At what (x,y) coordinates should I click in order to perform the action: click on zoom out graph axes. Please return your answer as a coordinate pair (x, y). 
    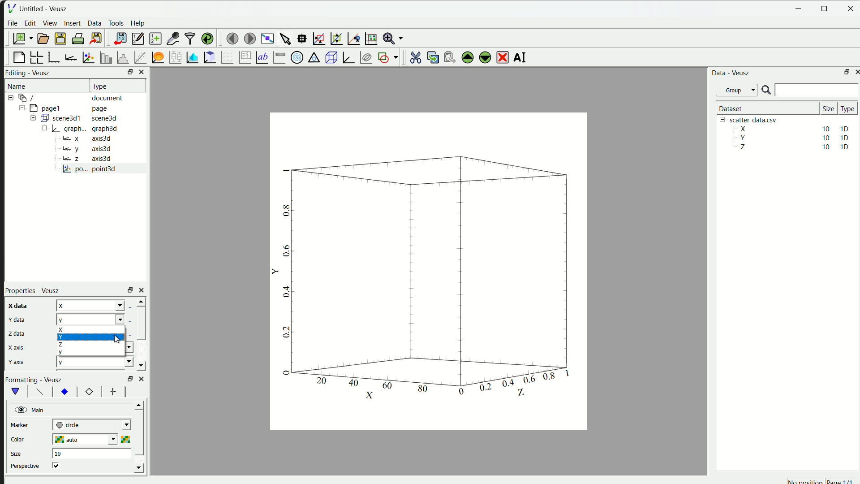
    Looking at the image, I should click on (335, 39).